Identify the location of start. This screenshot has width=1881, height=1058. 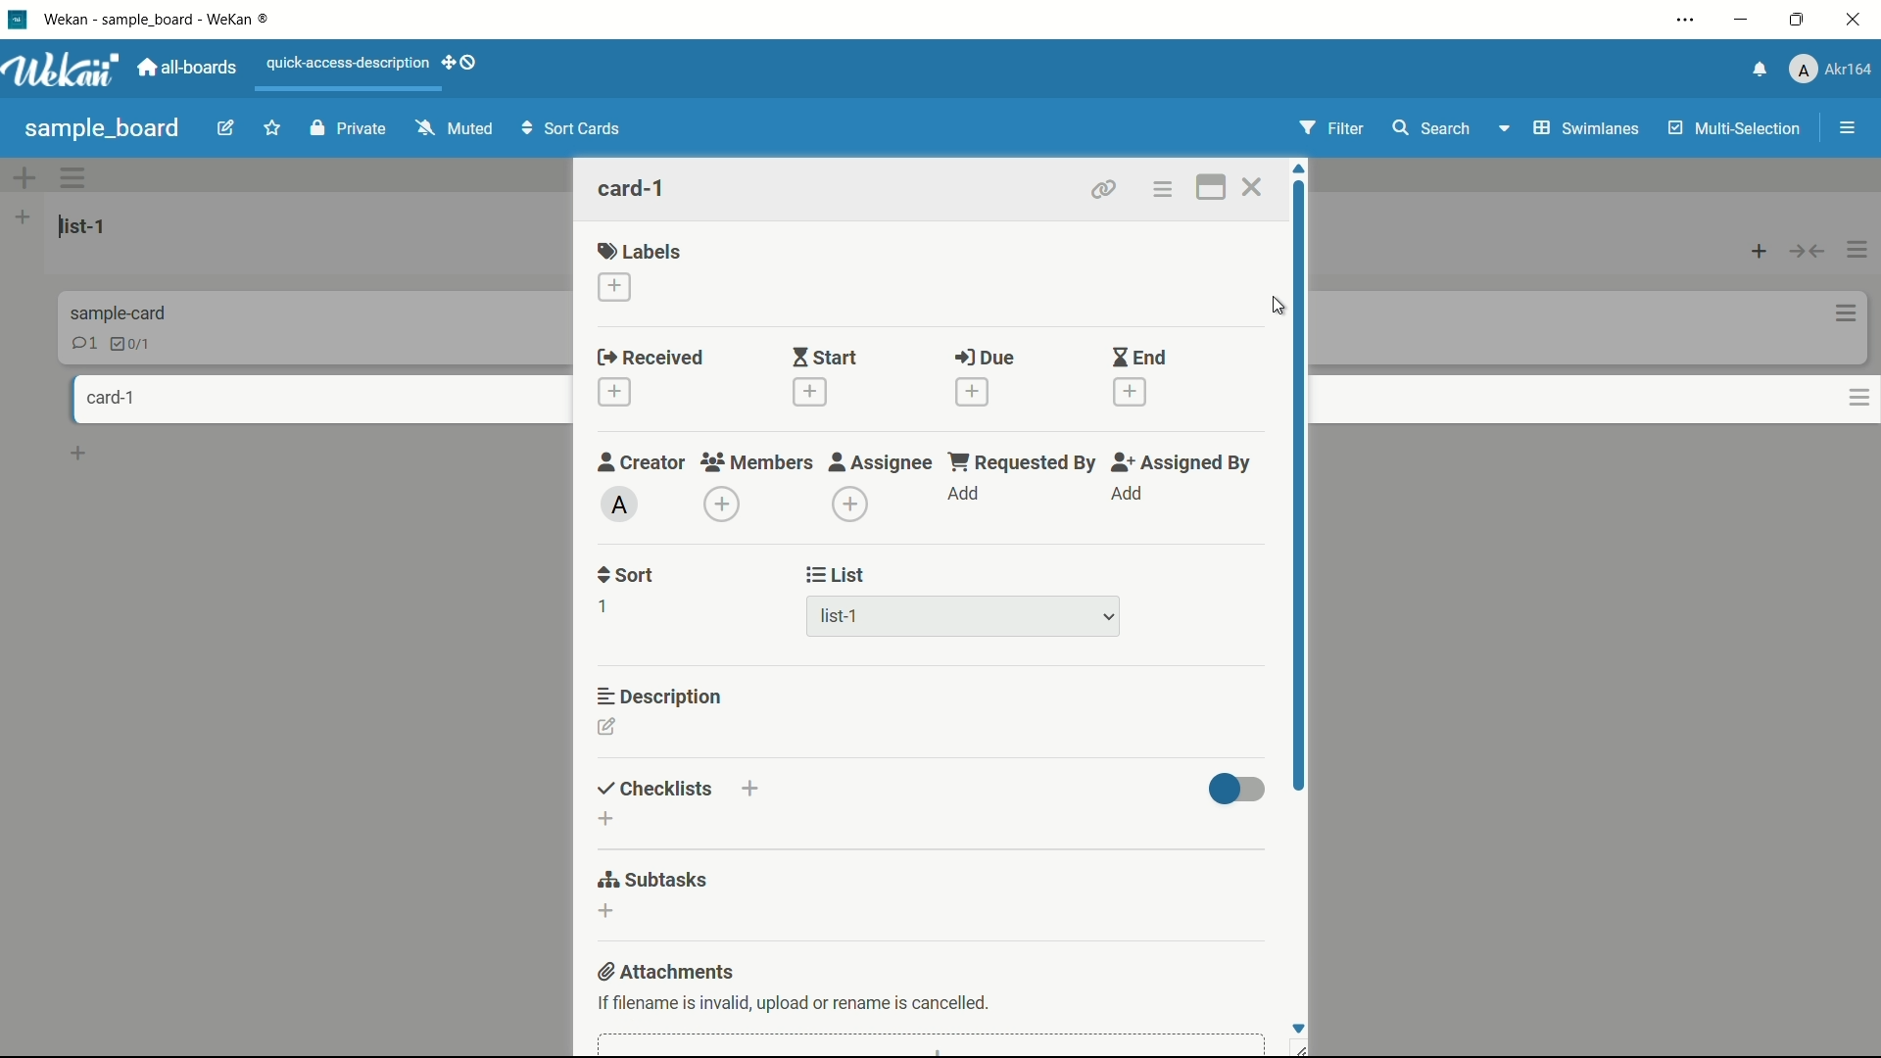
(825, 356).